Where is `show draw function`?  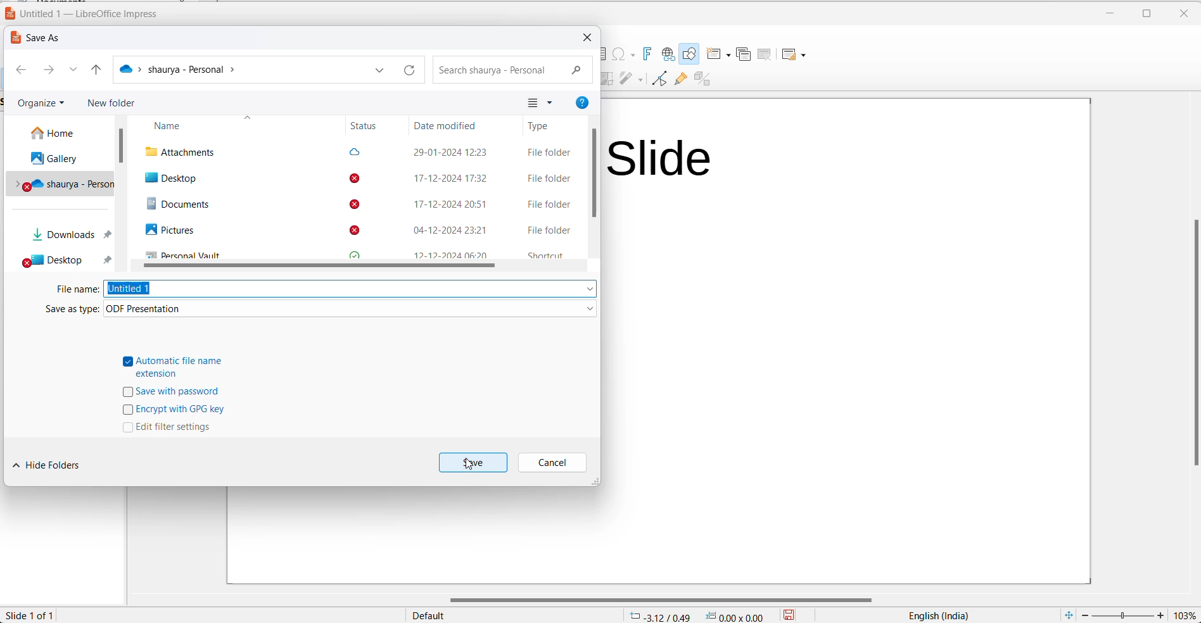
show draw function is located at coordinates (689, 54).